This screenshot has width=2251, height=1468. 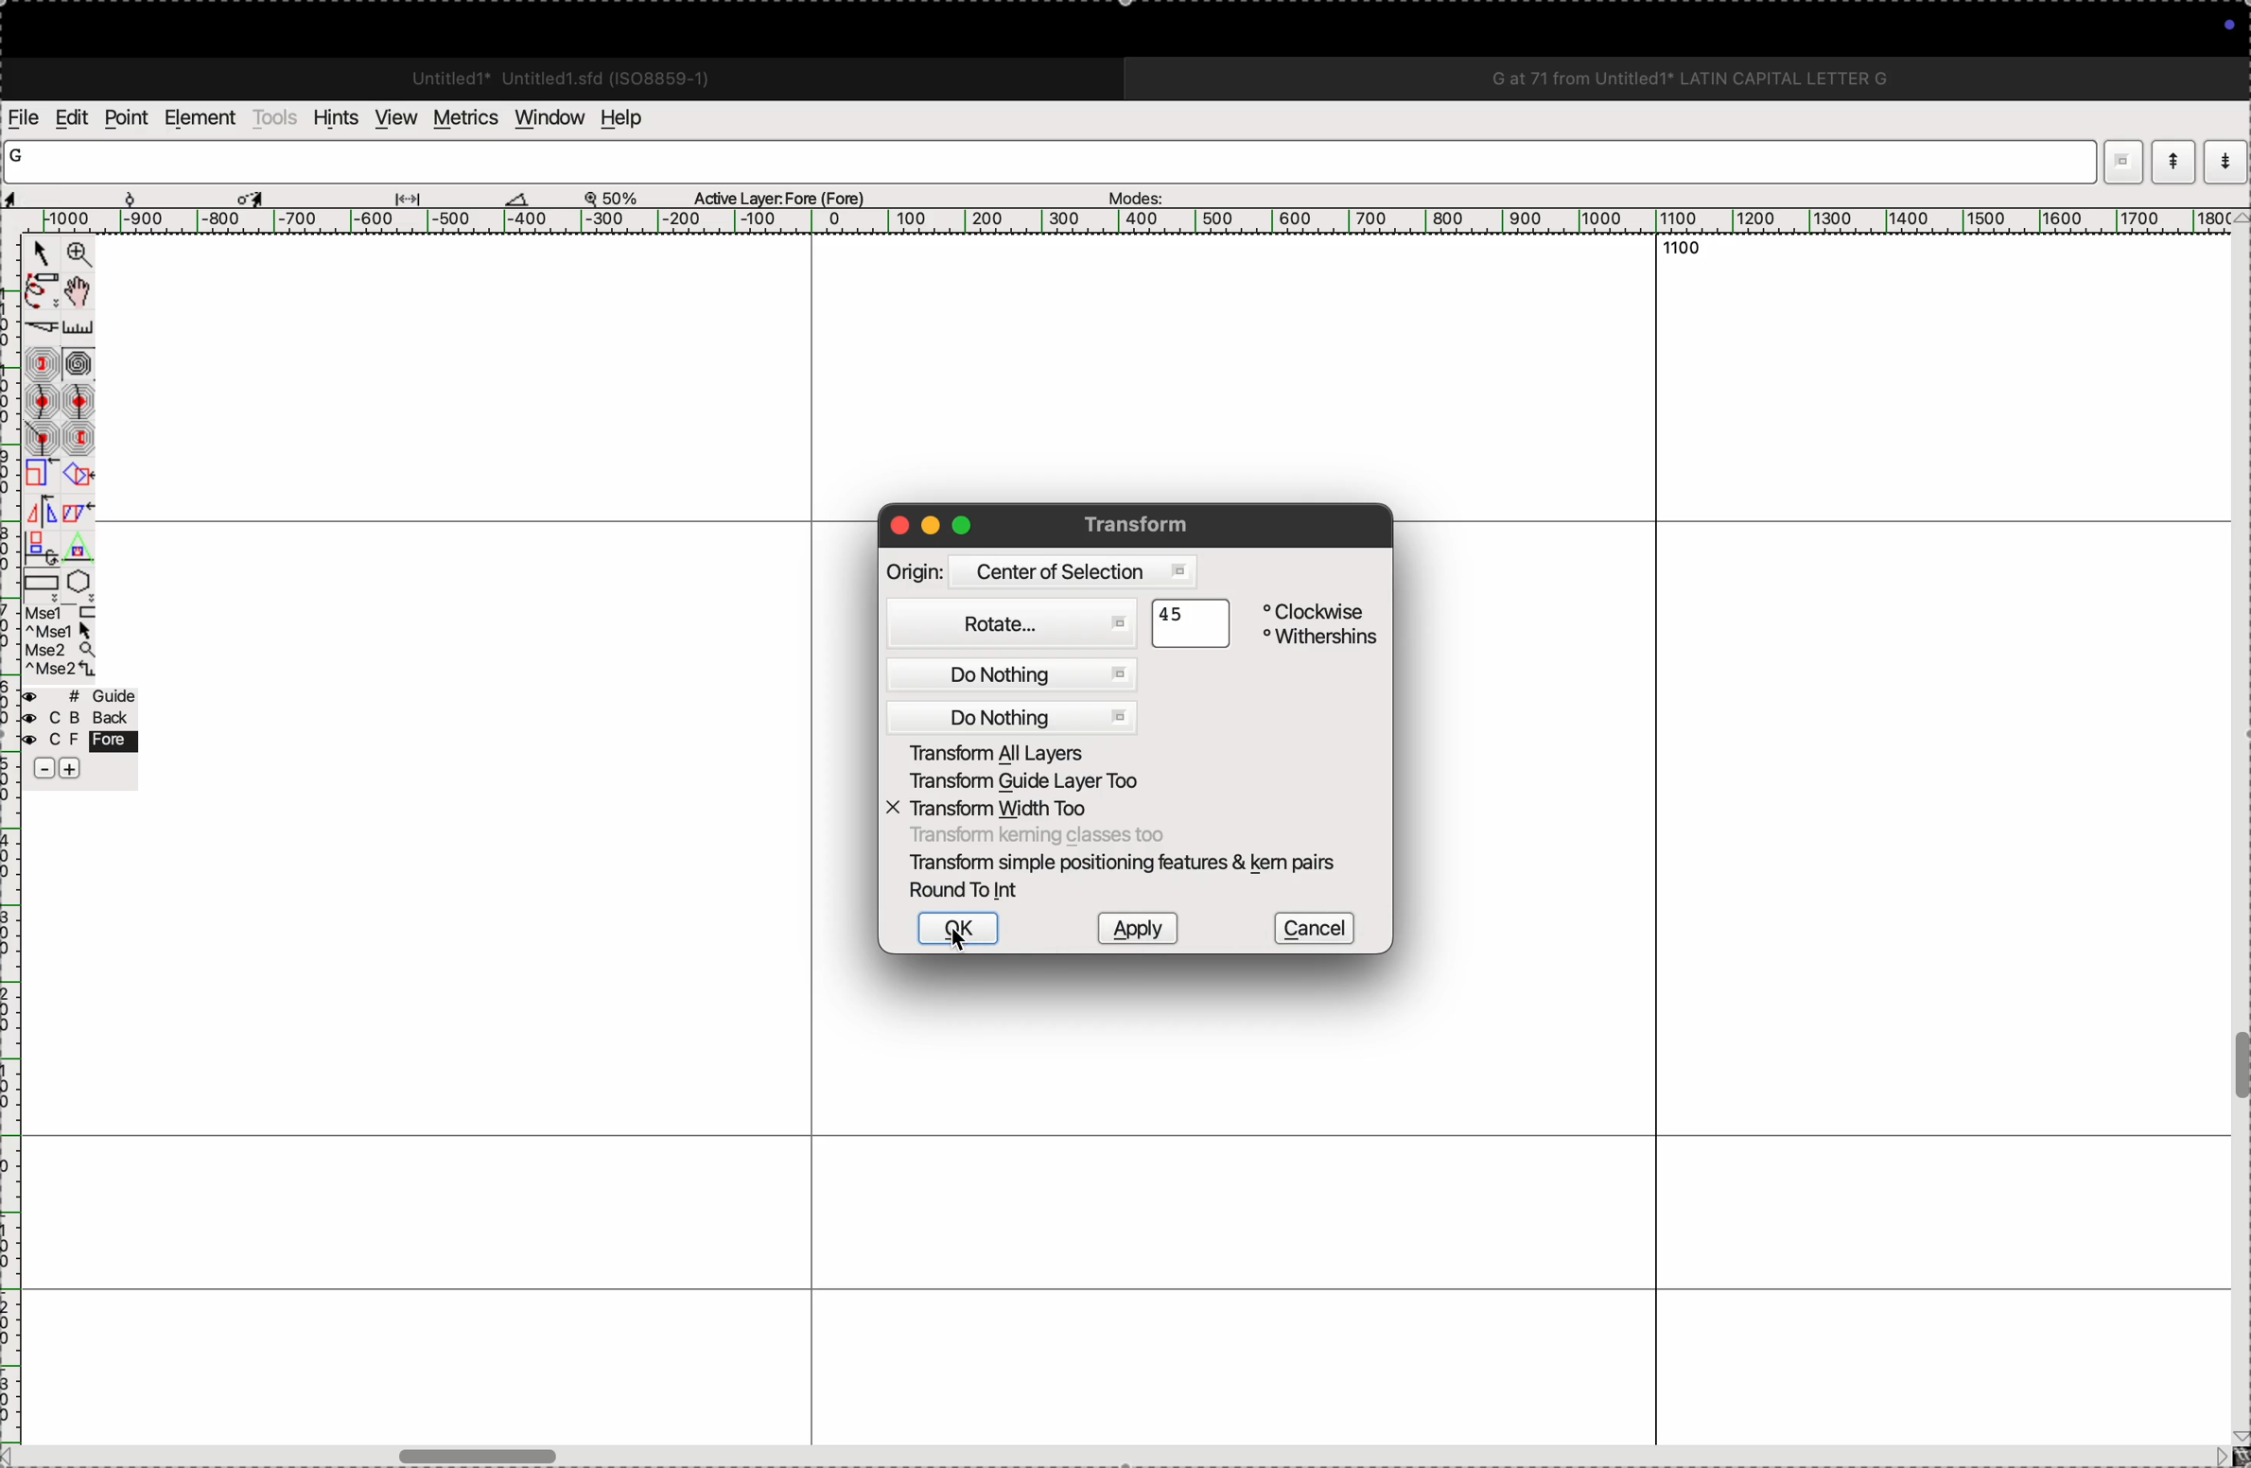 I want to click on ruler, so click(x=77, y=328).